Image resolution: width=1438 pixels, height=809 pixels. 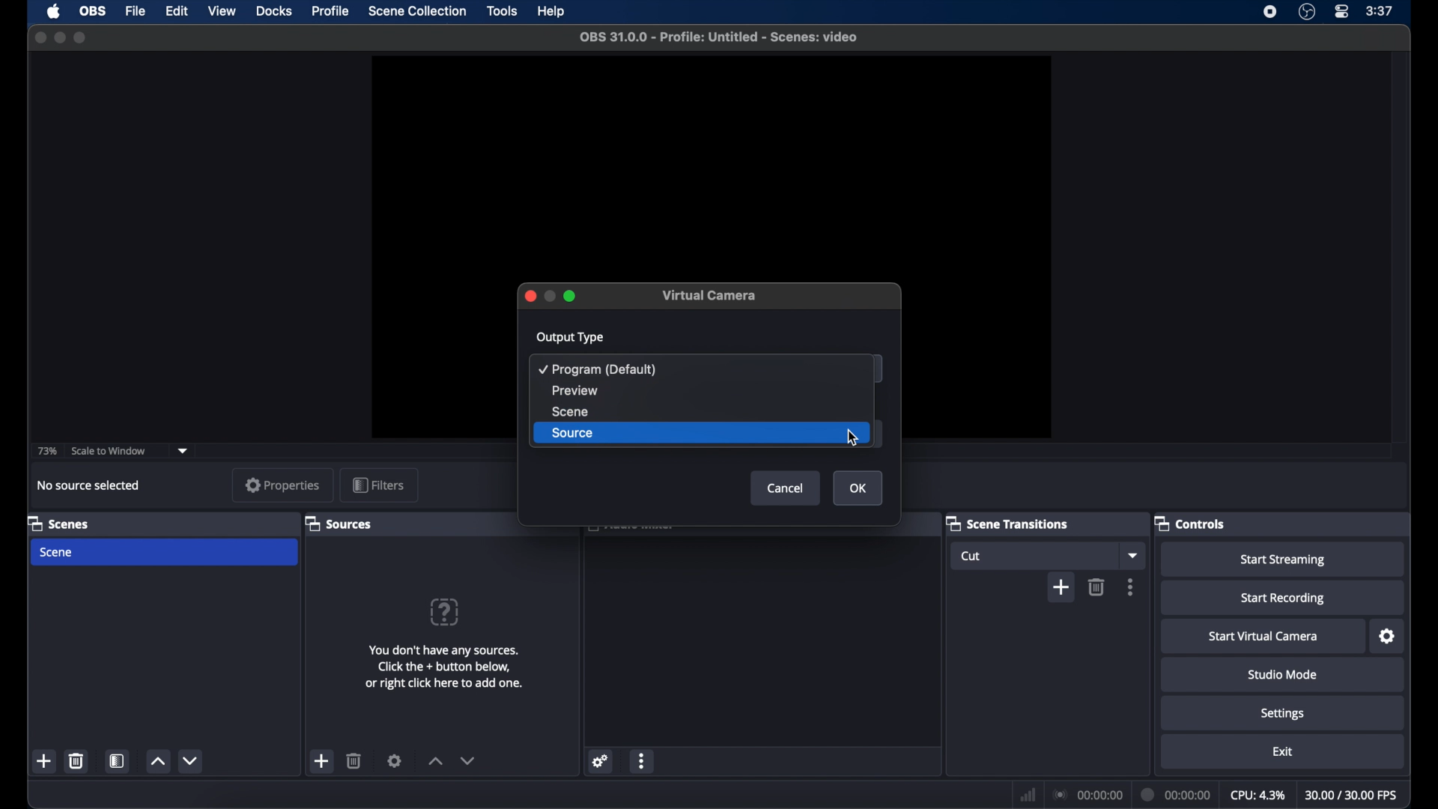 I want to click on settings, so click(x=1282, y=714).